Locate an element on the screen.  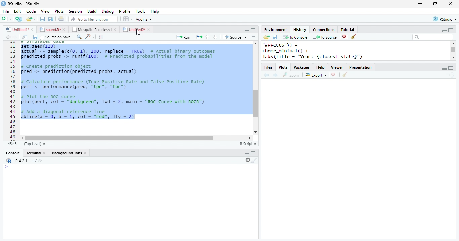
search file is located at coordinates (93, 19).